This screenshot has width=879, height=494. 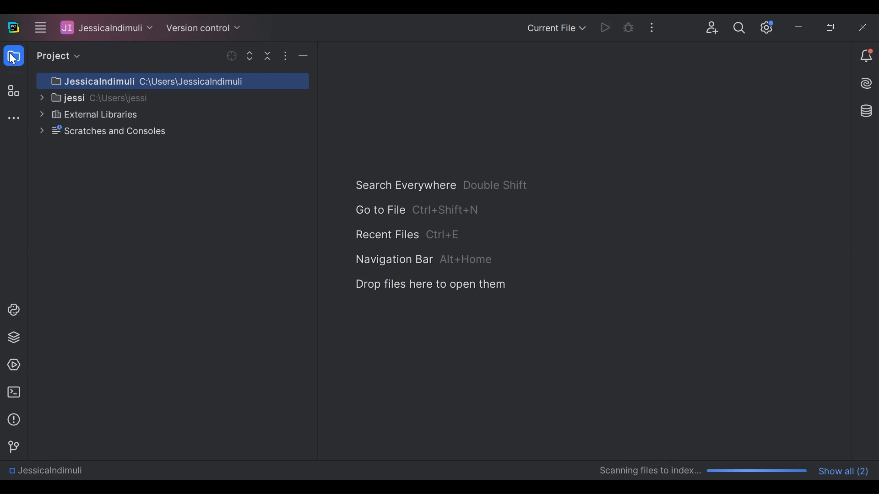 I want to click on AI Assistance, so click(x=866, y=83).